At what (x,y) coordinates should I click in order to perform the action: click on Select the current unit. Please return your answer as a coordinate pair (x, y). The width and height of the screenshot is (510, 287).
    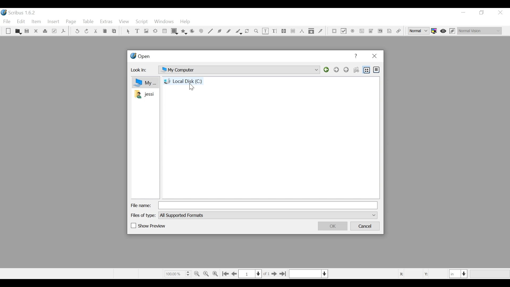
    Looking at the image, I should click on (458, 273).